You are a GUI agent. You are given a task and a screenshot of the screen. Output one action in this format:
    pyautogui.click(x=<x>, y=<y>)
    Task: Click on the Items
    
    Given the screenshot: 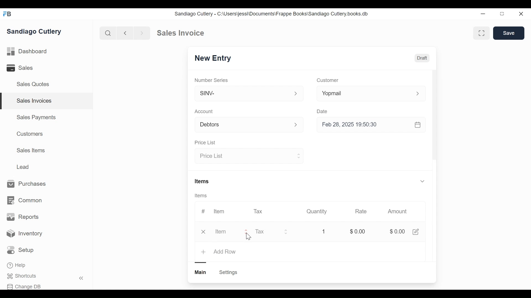 What is the action you would take?
    pyautogui.click(x=201, y=196)
    